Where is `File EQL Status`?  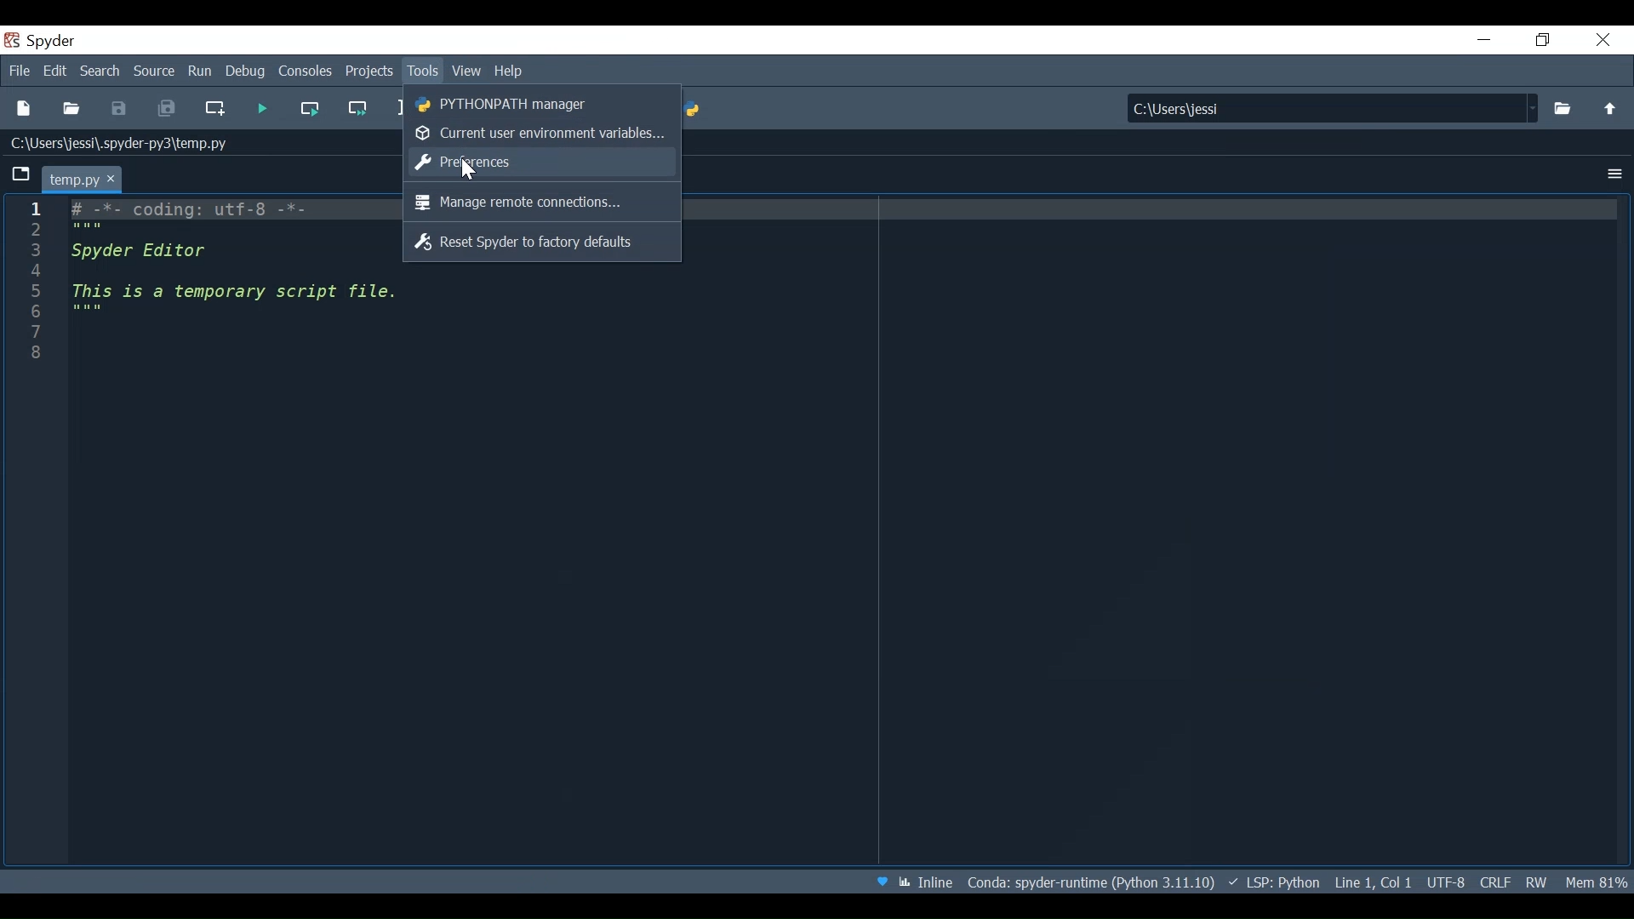
File EQL Status is located at coordinates (1493, 882).